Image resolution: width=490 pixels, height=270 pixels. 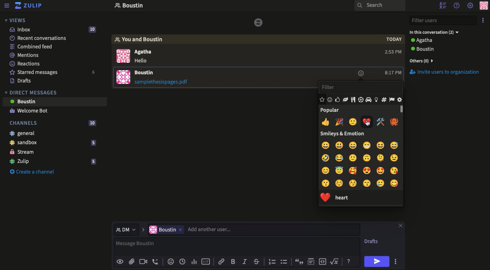 I want to click on Add reaction, so click(x=361, y=74).